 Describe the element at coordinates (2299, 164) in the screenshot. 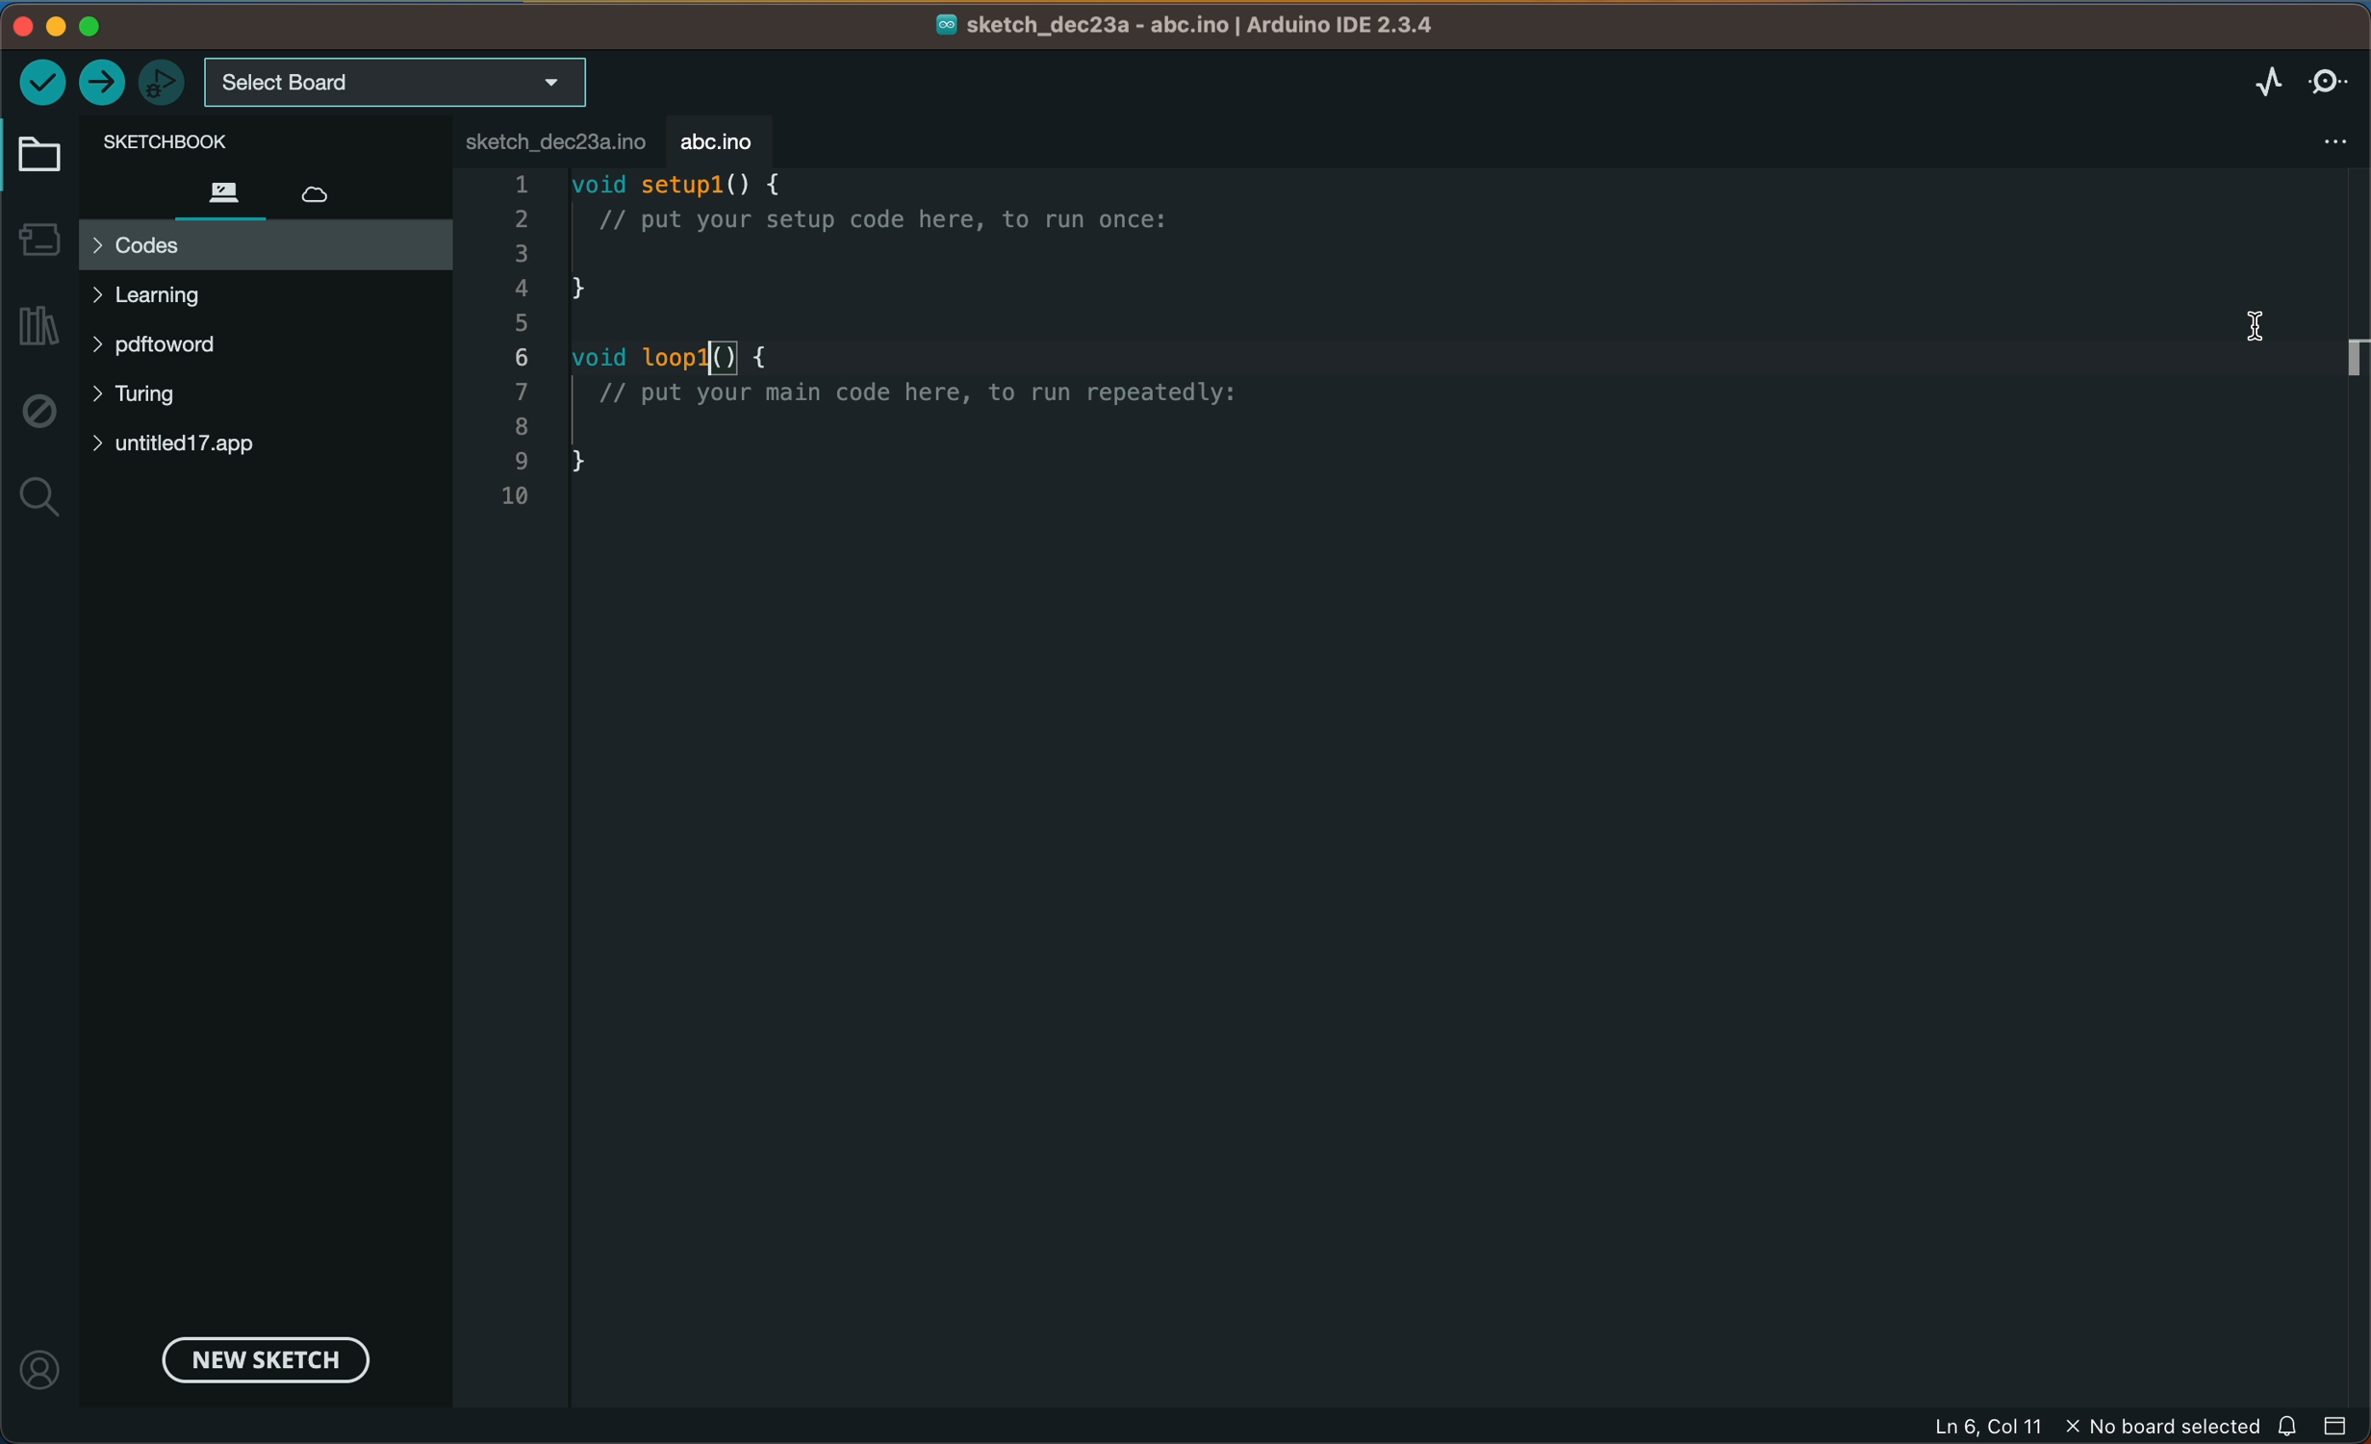

I see `file settings` at that location.